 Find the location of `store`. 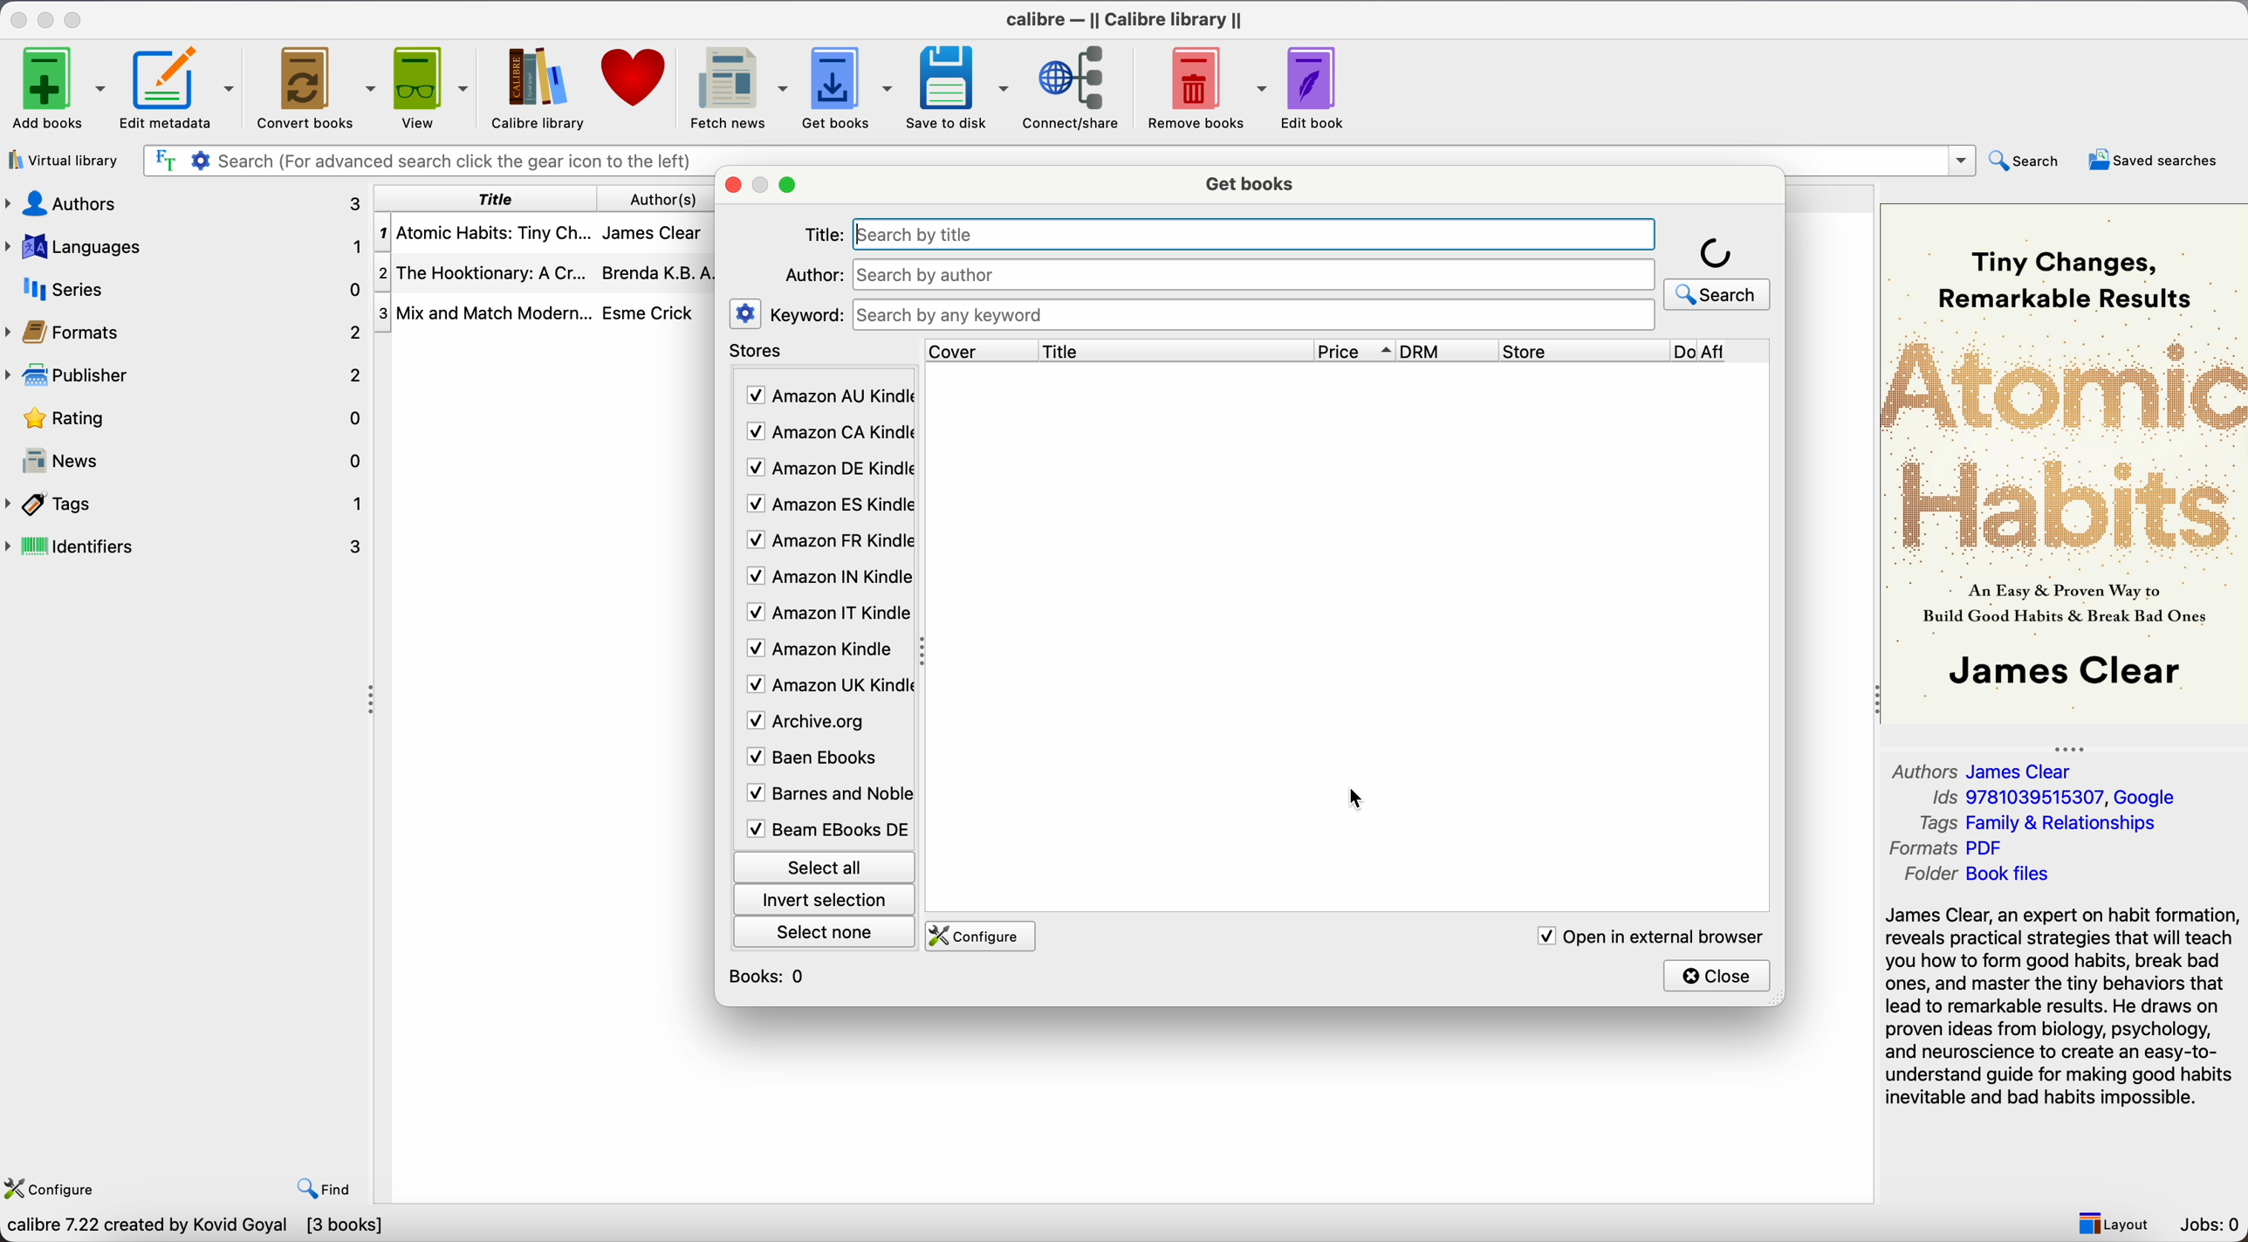

store is located at coordinates (1582, 351).